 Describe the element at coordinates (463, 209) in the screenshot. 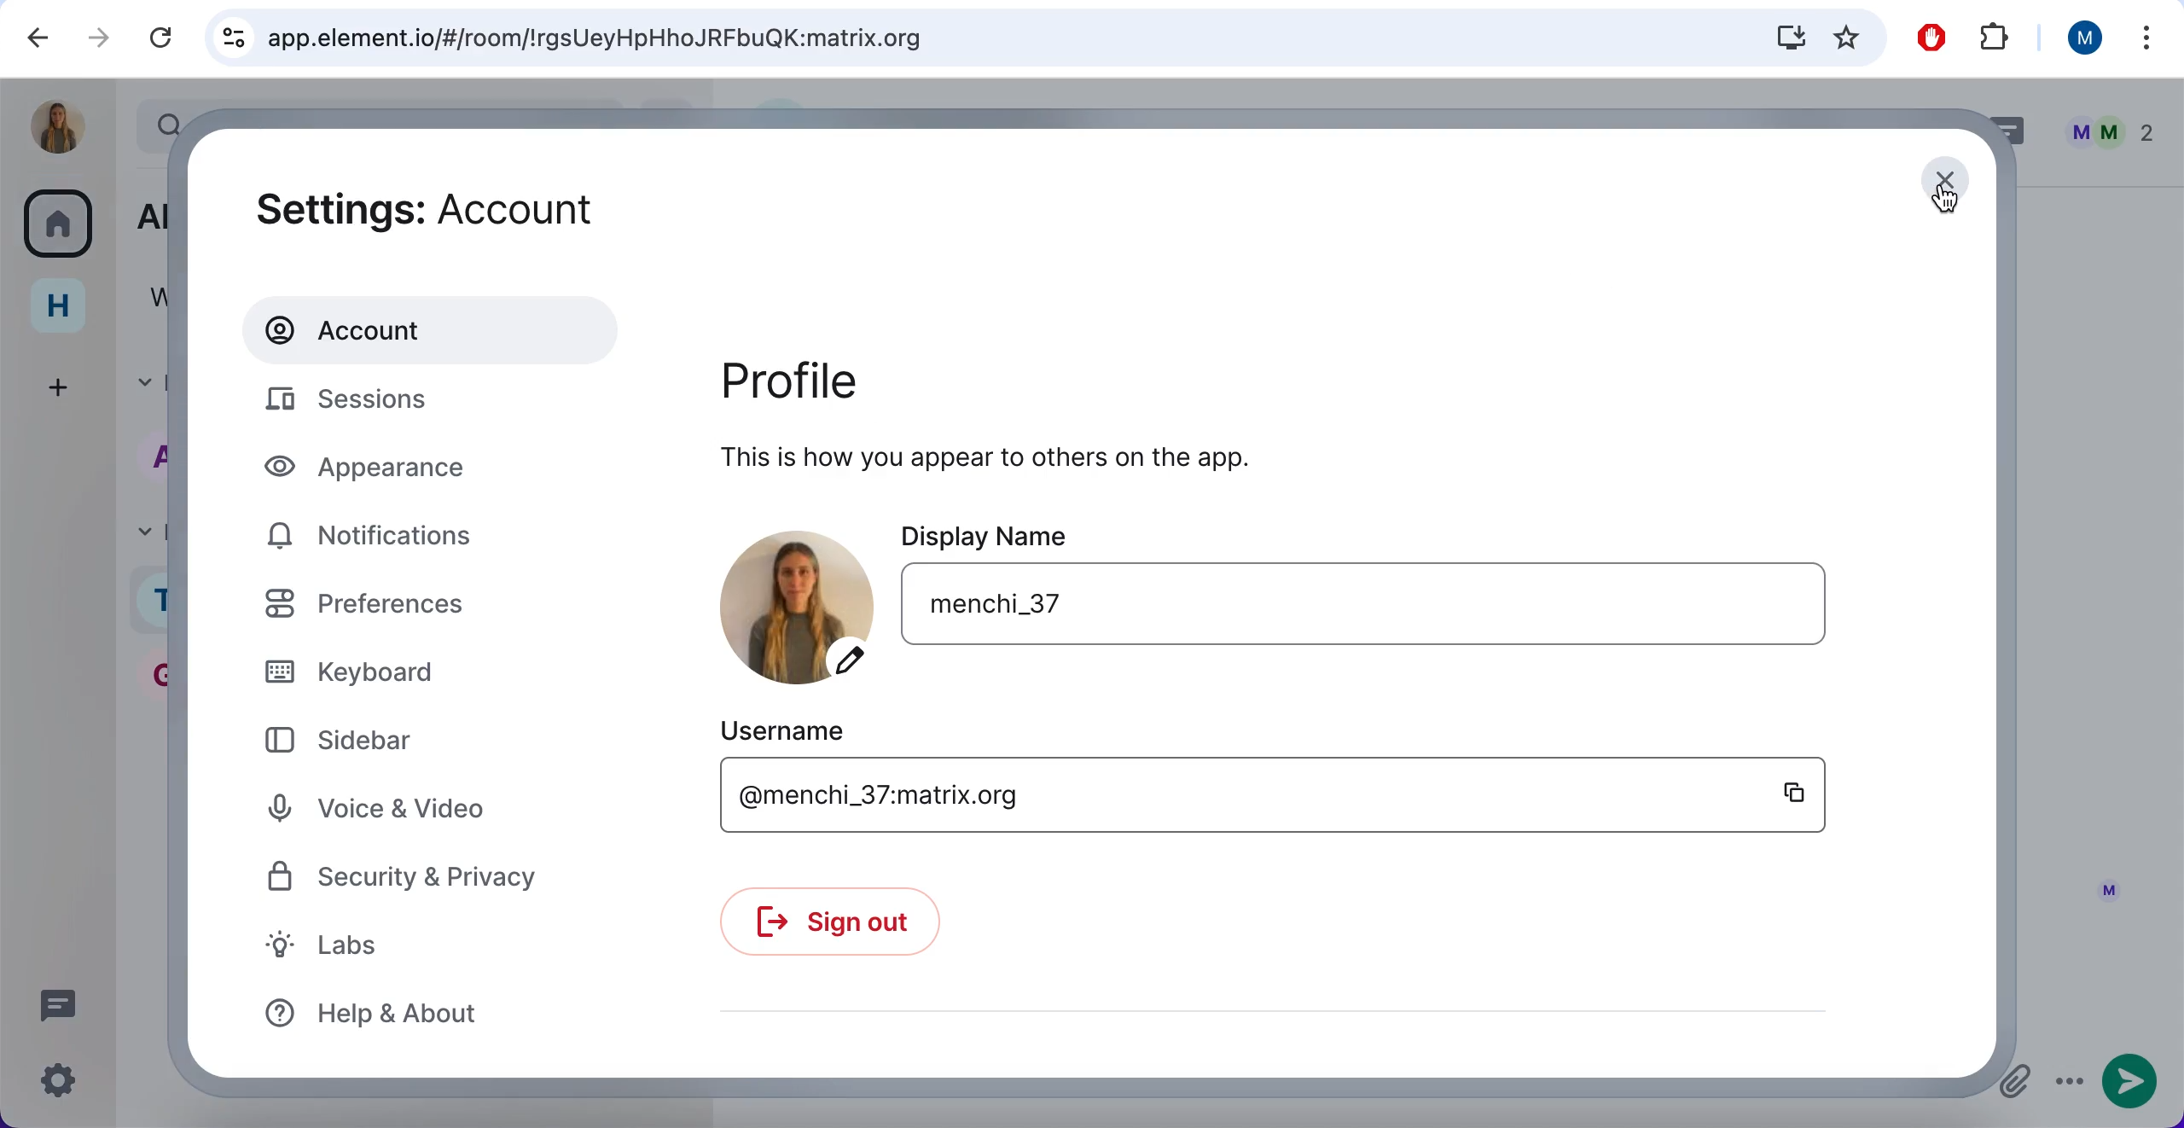

I see `settings: account` at that location.